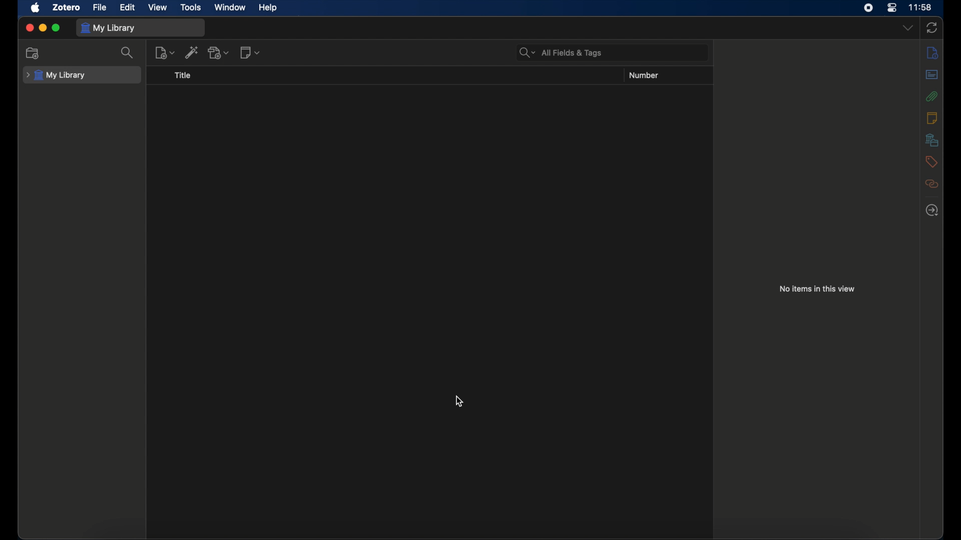 The image size is (961, 540). Describe the element at coordinates (644, 75) in the screenshot. I see `number` at that location.